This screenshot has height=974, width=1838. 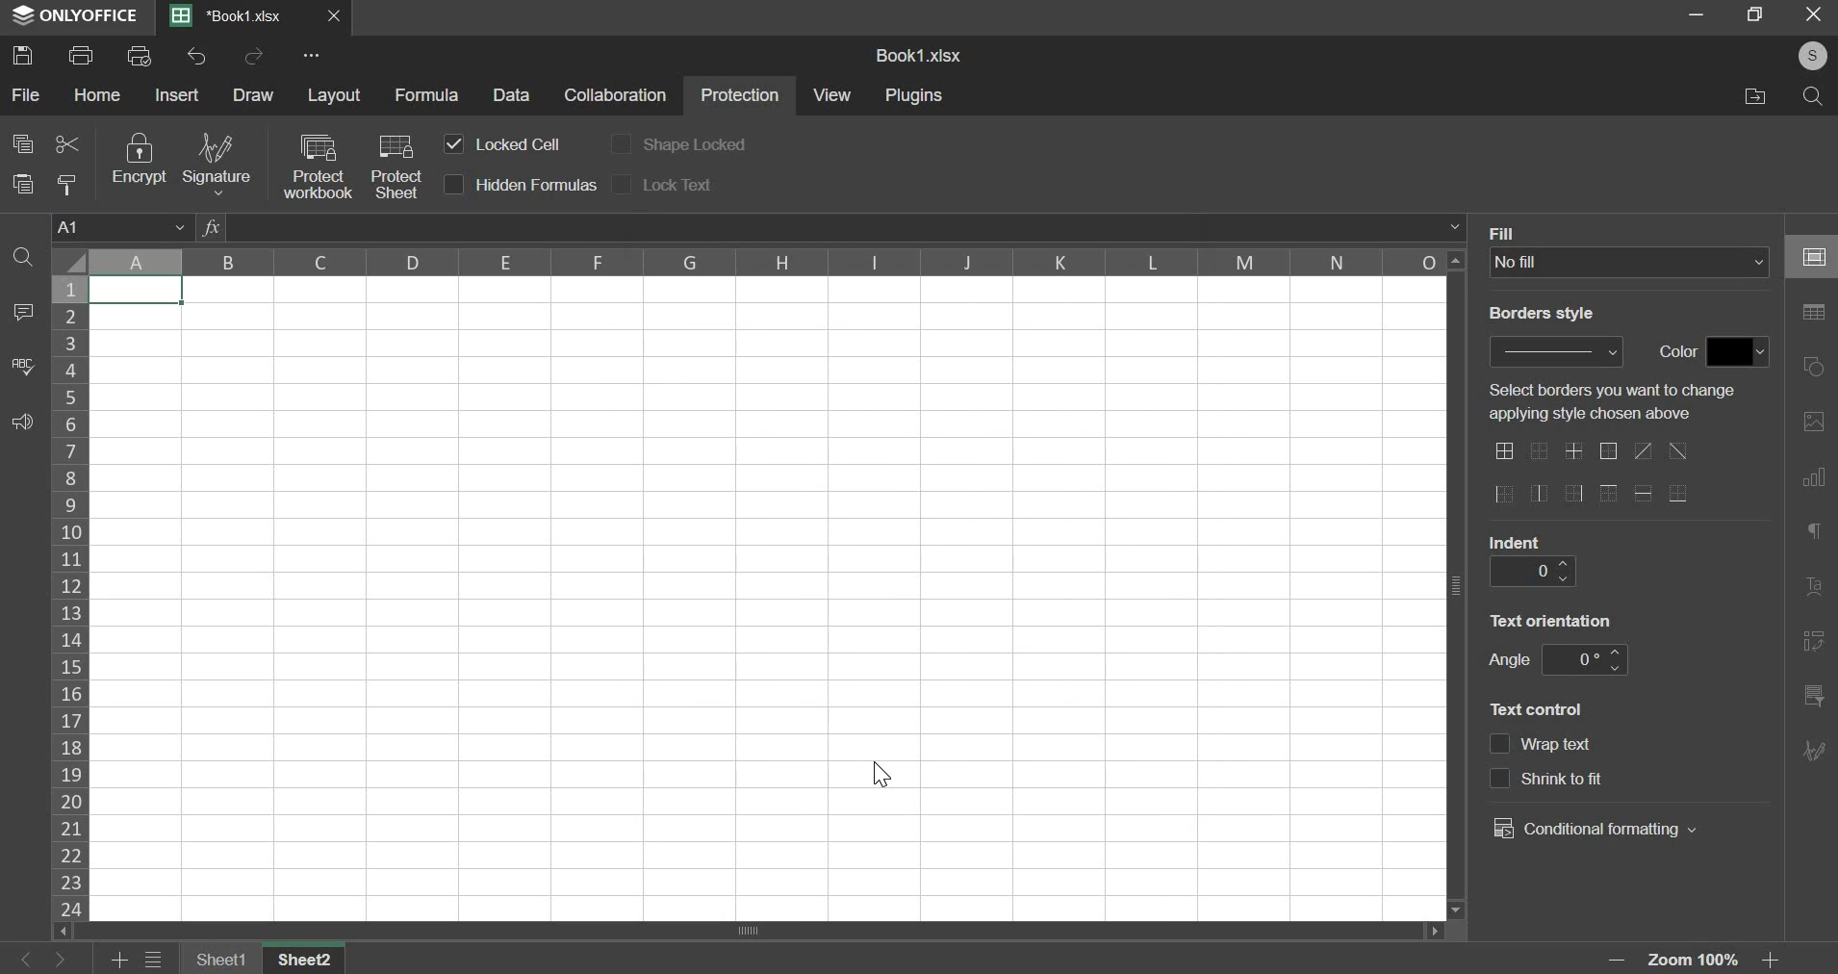 What do you see at coordinates (1531, 571) in the screenshot?
I see `indent` at bounding box center [1531, 571].